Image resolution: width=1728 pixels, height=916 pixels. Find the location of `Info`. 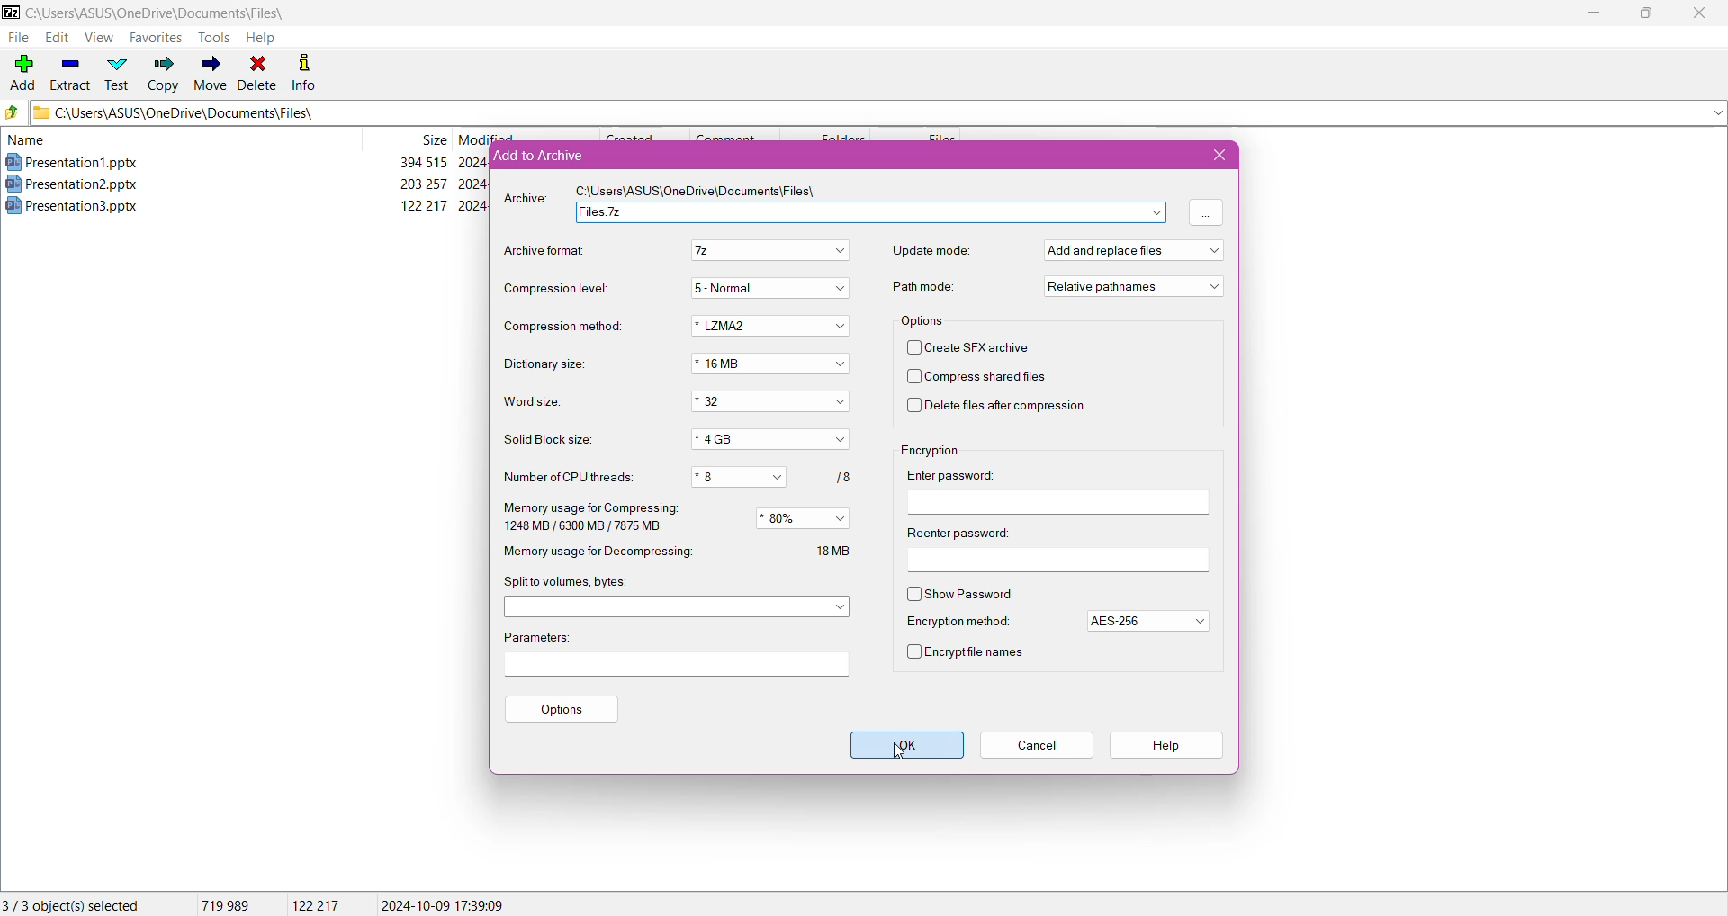

Info is located at coordinates (305, 71).